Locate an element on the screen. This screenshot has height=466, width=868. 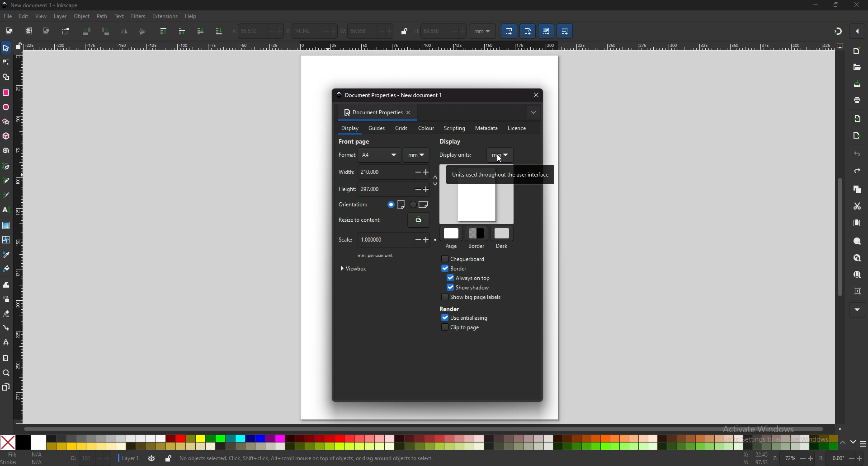
file is located at coordinates (9, 17).